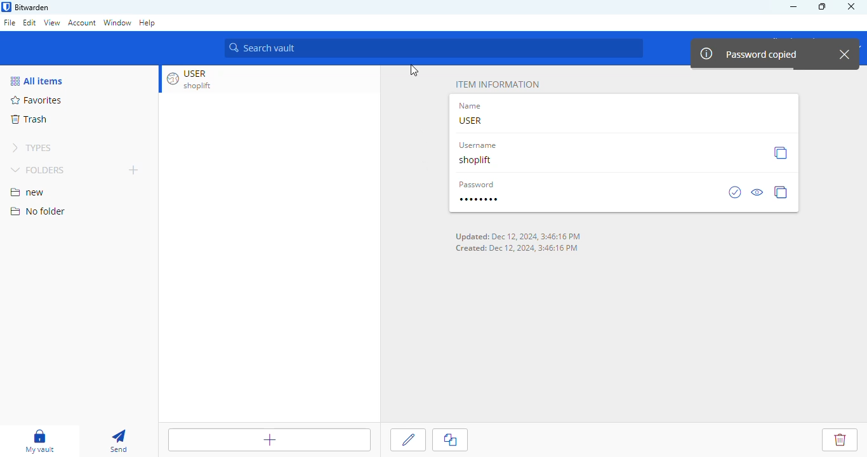 The height and width of the screenshot is (457, 867). I want to click on view, so click(51, 22).